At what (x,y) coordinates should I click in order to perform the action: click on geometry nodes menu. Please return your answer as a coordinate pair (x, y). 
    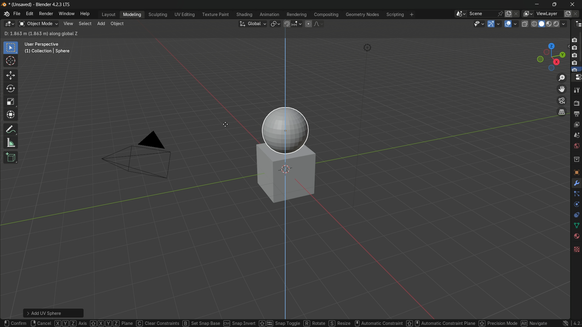
    Looking at the image, I should click on (363, 14).